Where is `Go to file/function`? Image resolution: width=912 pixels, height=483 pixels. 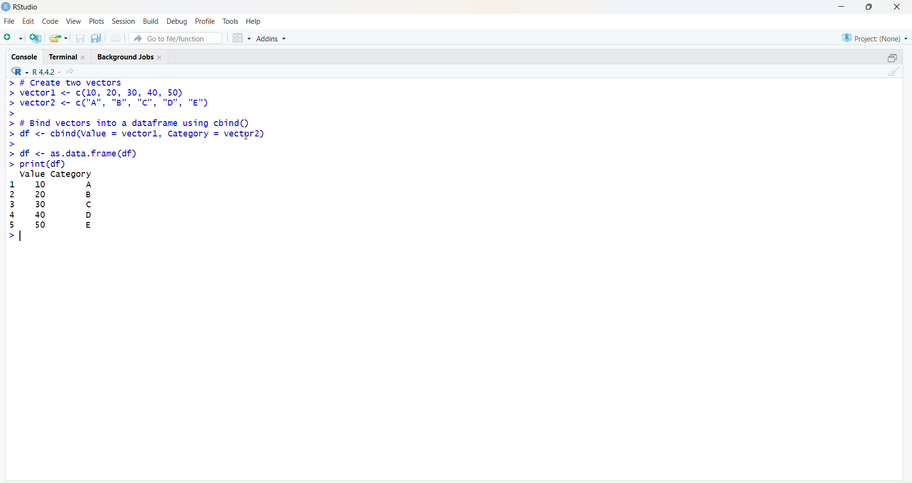
Go to file/function is located at coordinates (175, 38).